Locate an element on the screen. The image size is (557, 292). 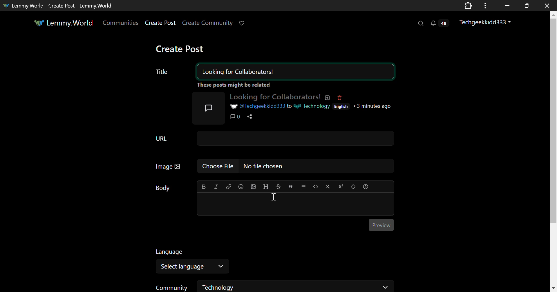
quote is located at coordinates (290, 187).